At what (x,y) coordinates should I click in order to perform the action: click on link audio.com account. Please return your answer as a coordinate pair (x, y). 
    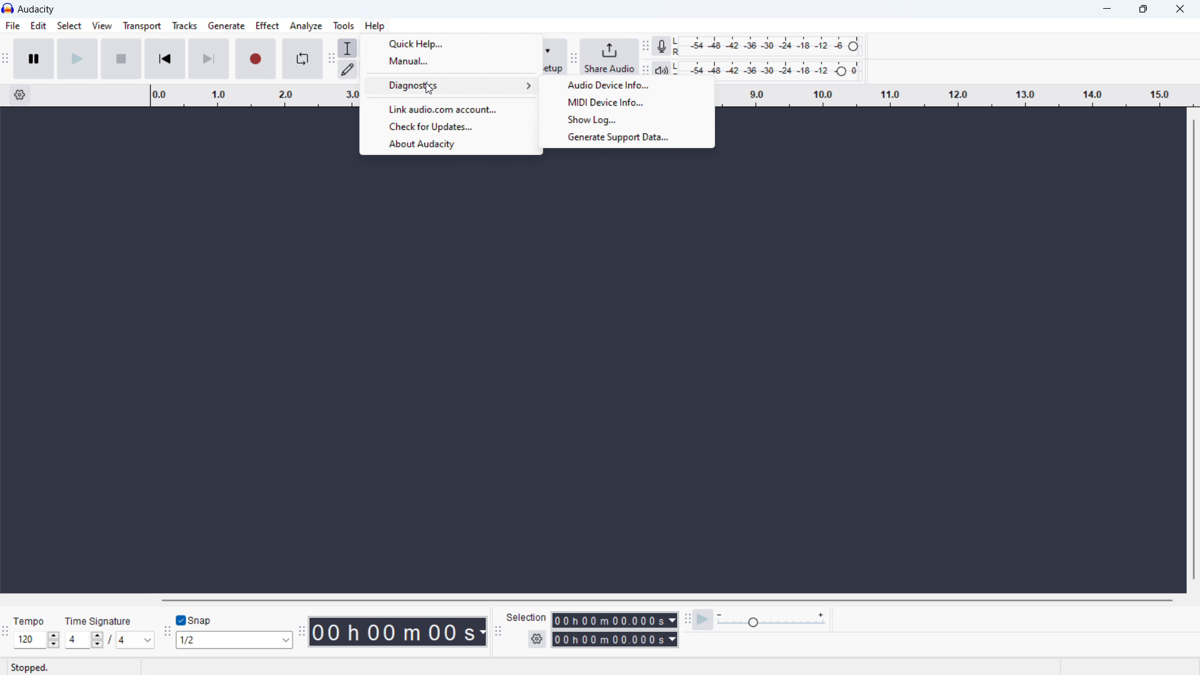
    Looking at the image, I should click on (451, 109).